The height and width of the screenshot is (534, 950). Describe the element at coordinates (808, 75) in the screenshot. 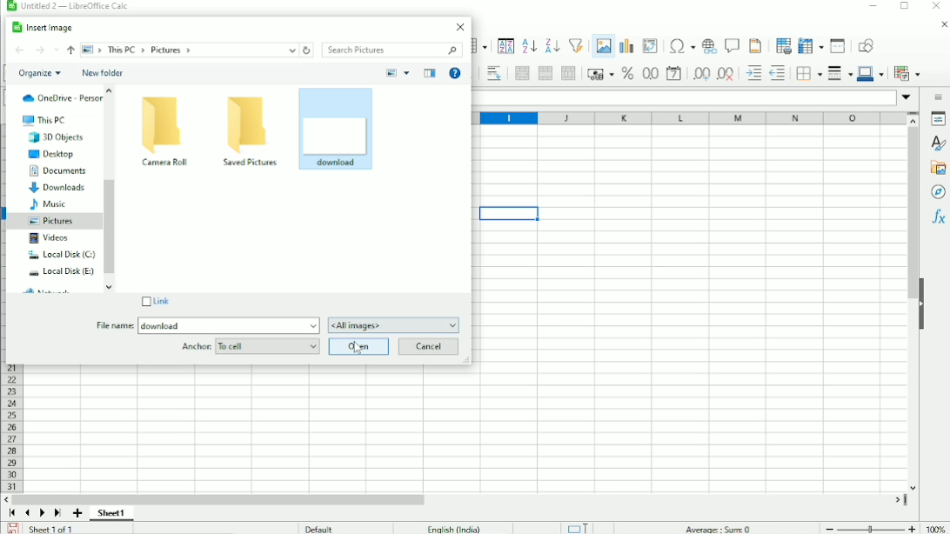

I see `Borders` at that location.